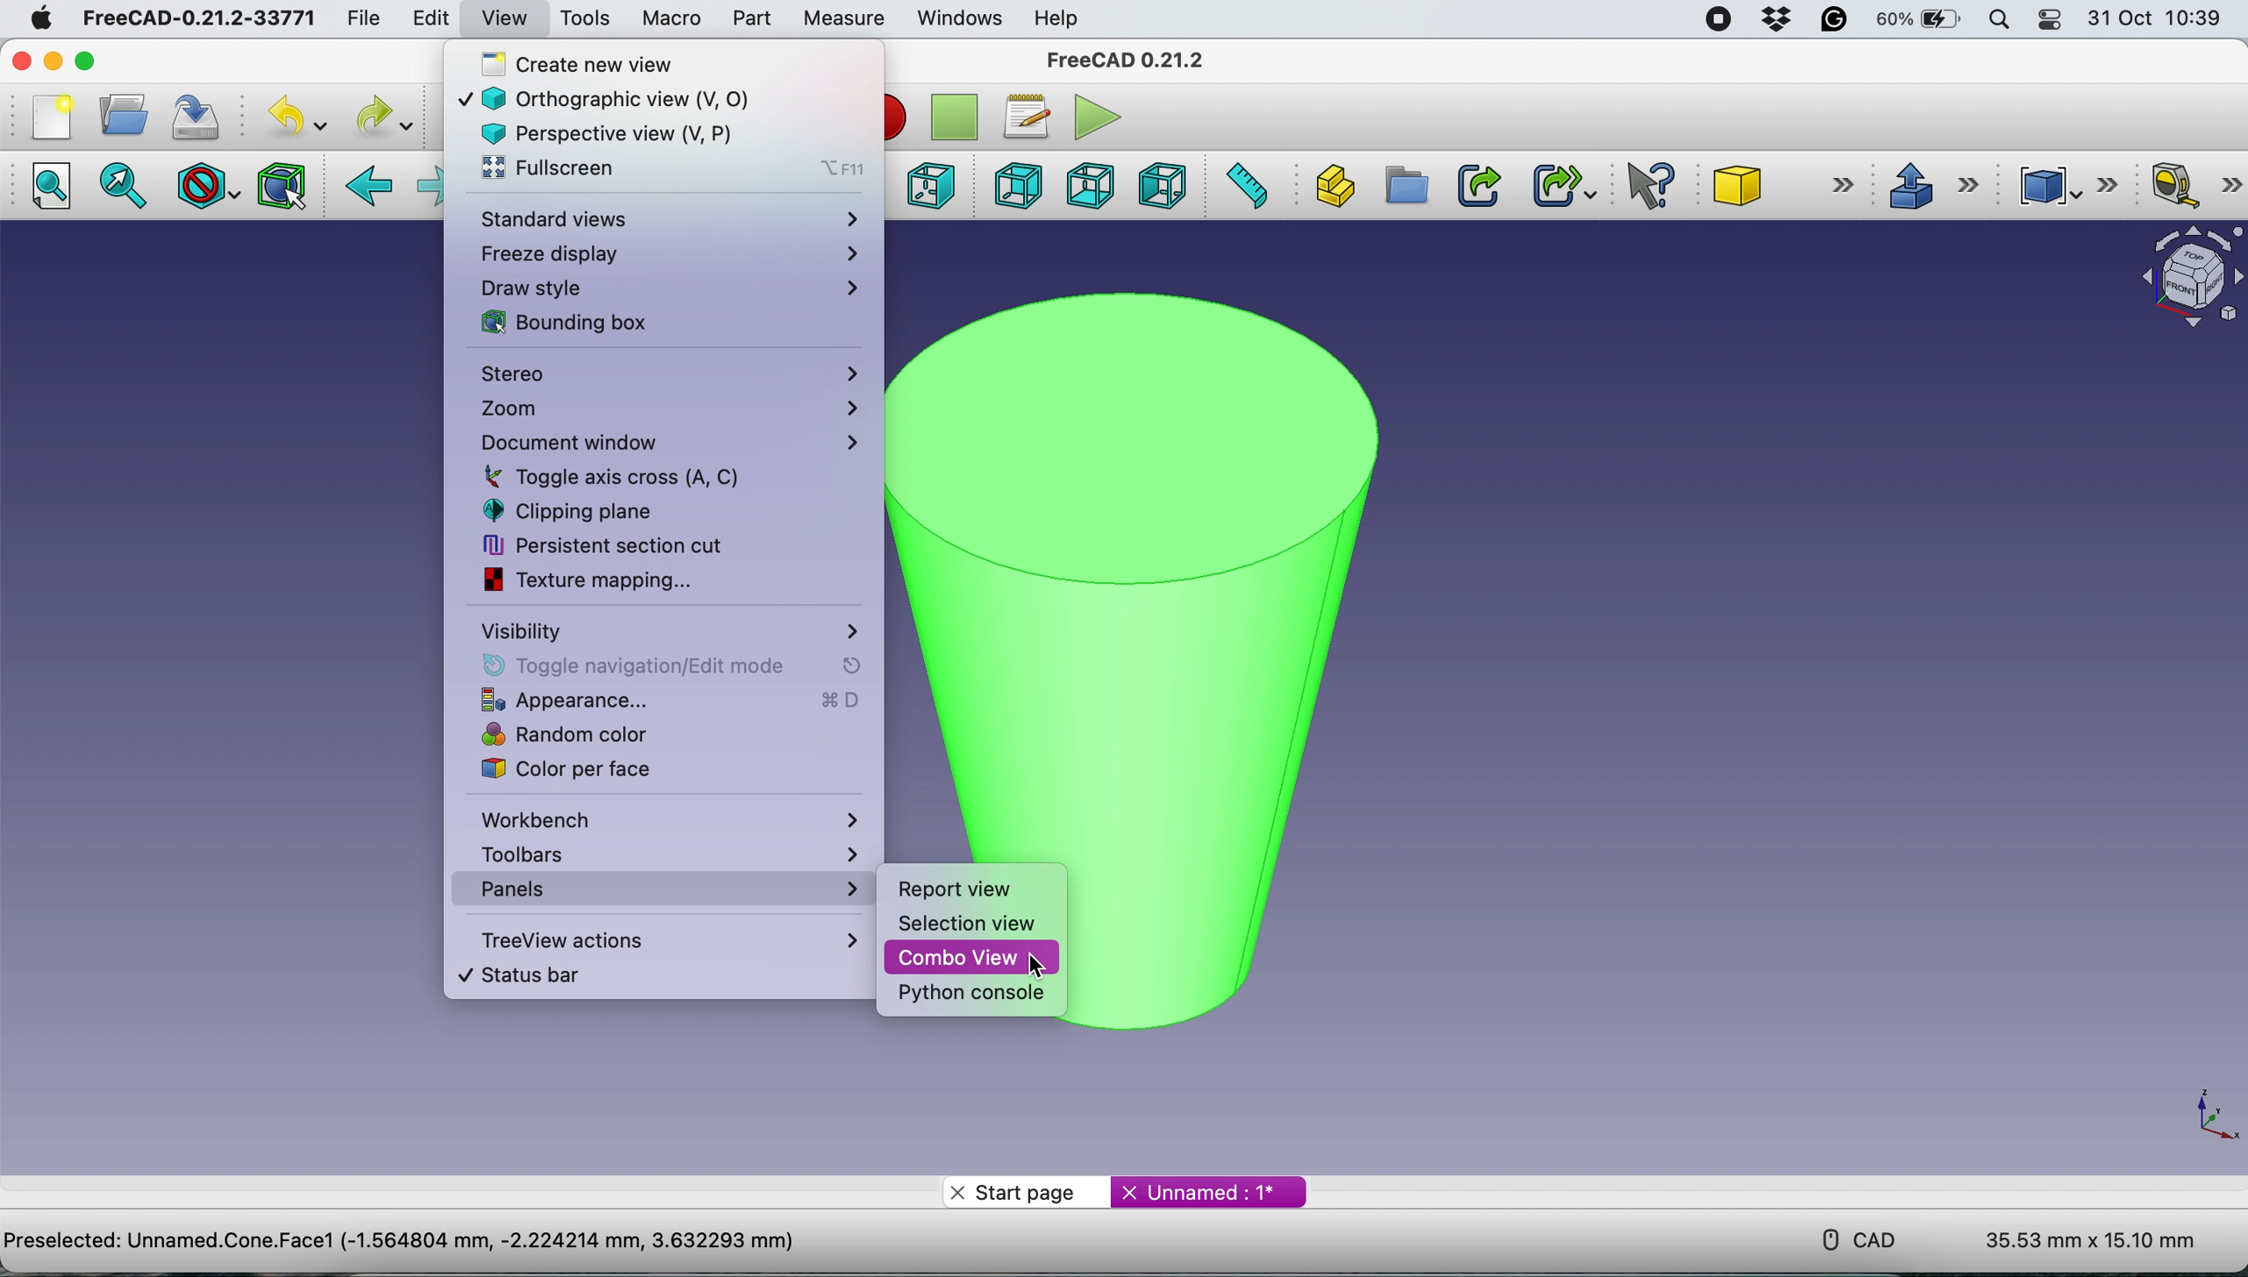  I want to click on freecad-0.21.2-33771, so click(200, 18).